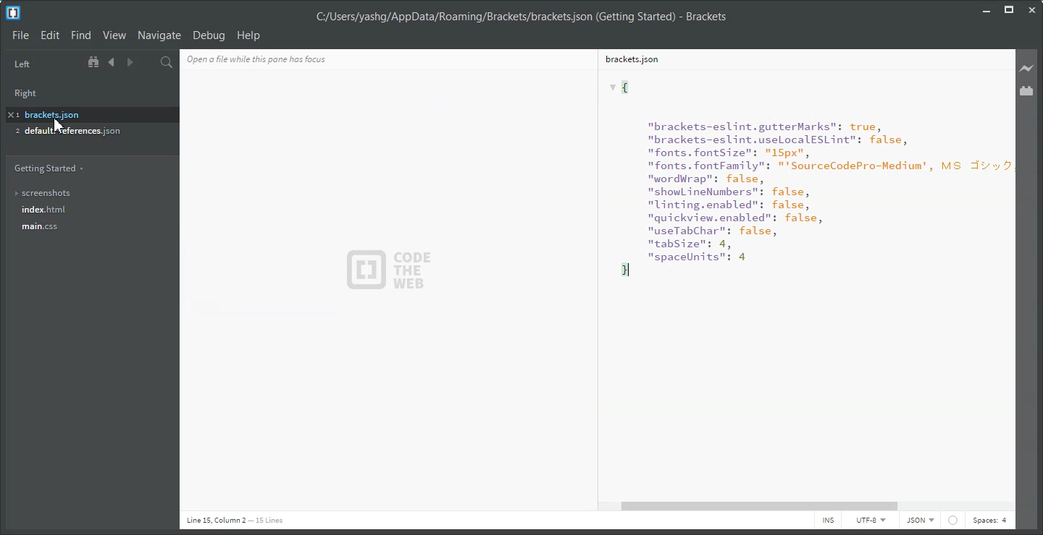 Image resolution: width=1043 pixels, height=535 pixels. I want to click on defaultpreferences.json, so click(83, 132).